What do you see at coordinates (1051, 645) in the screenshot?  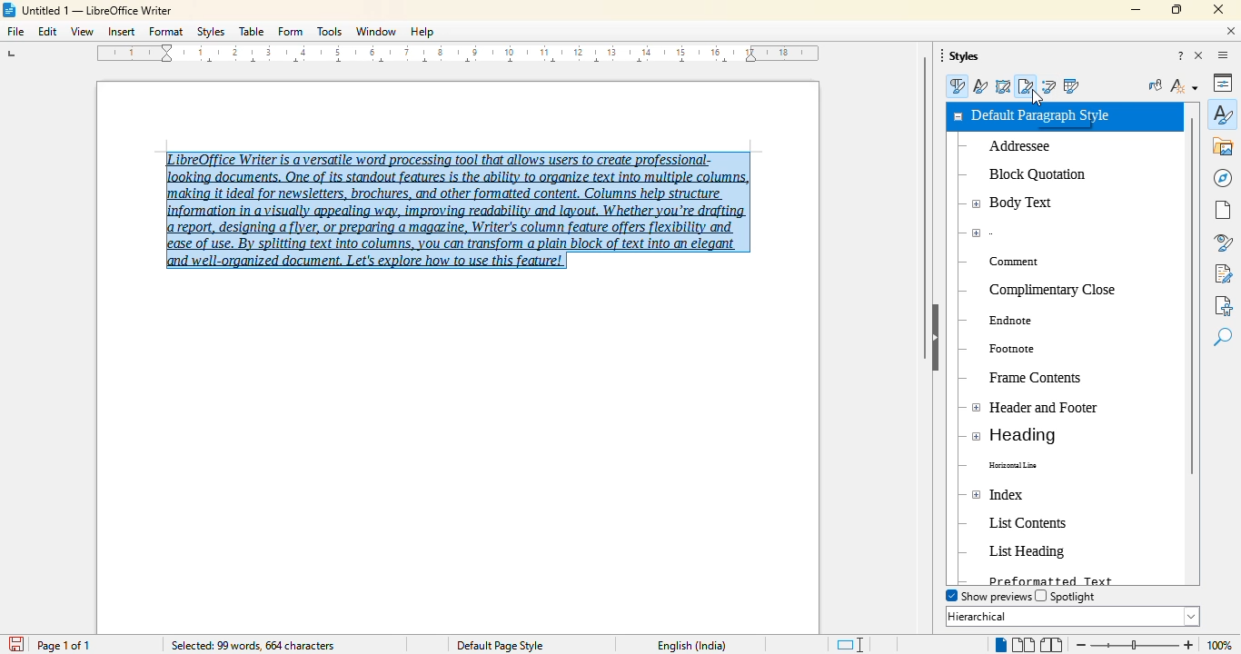 I see `book view` at bounding box center [1051, 645].